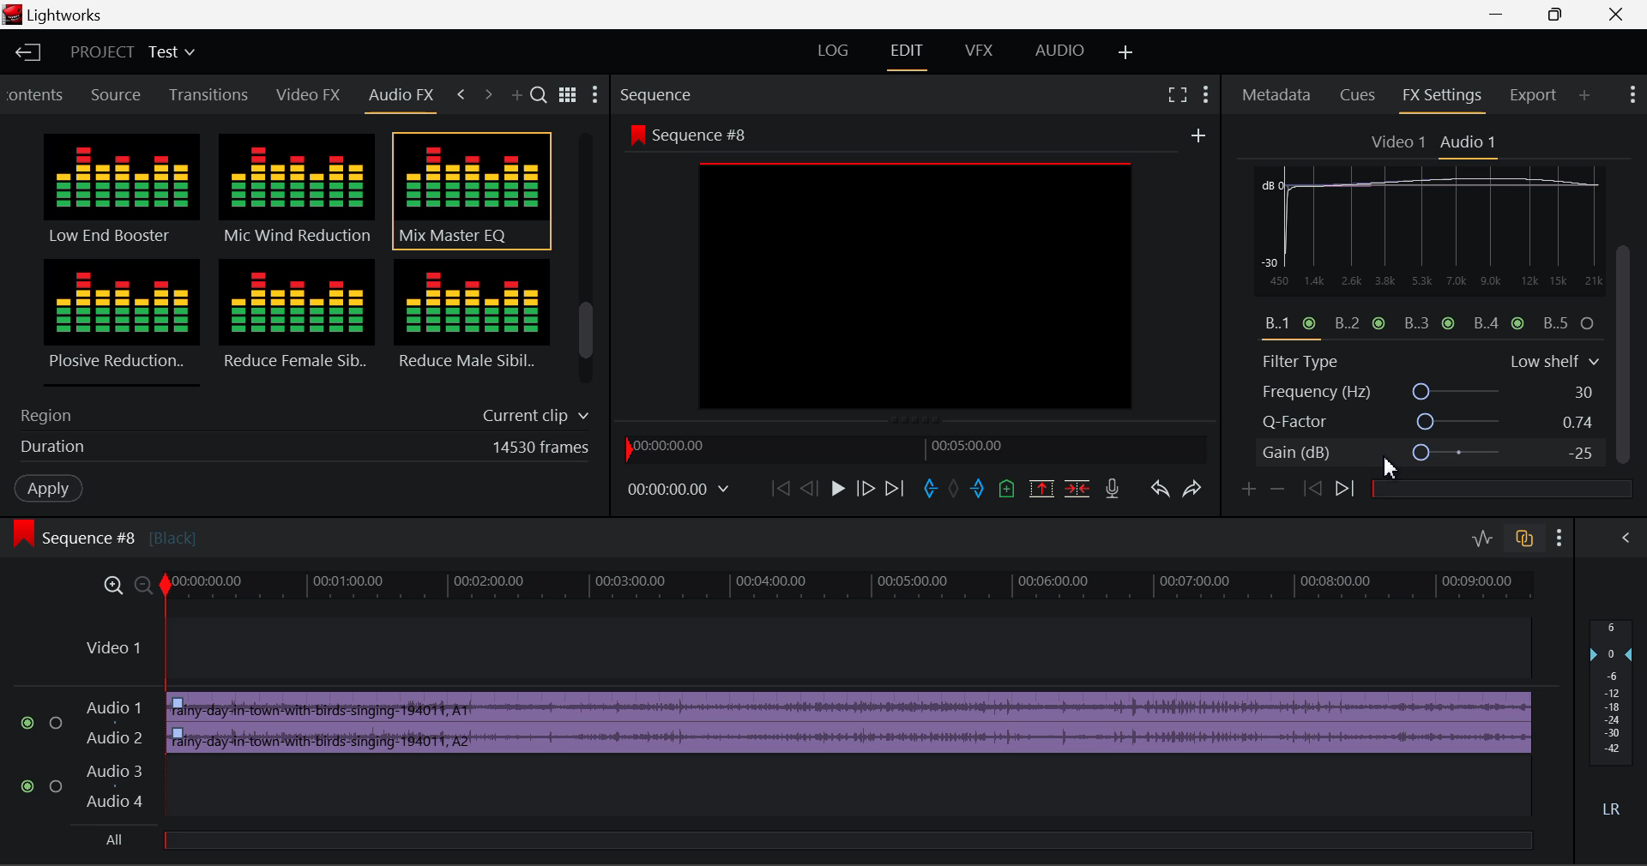  I want to click on Reduce Male Sibilance, so click(470, 321).